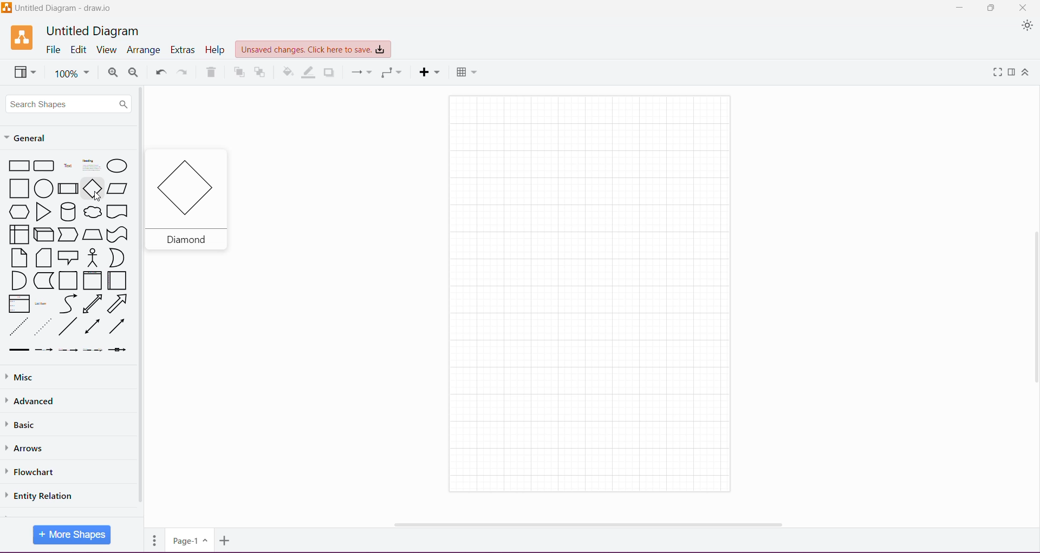  I want to click on Restore Down, so click(991, 9).